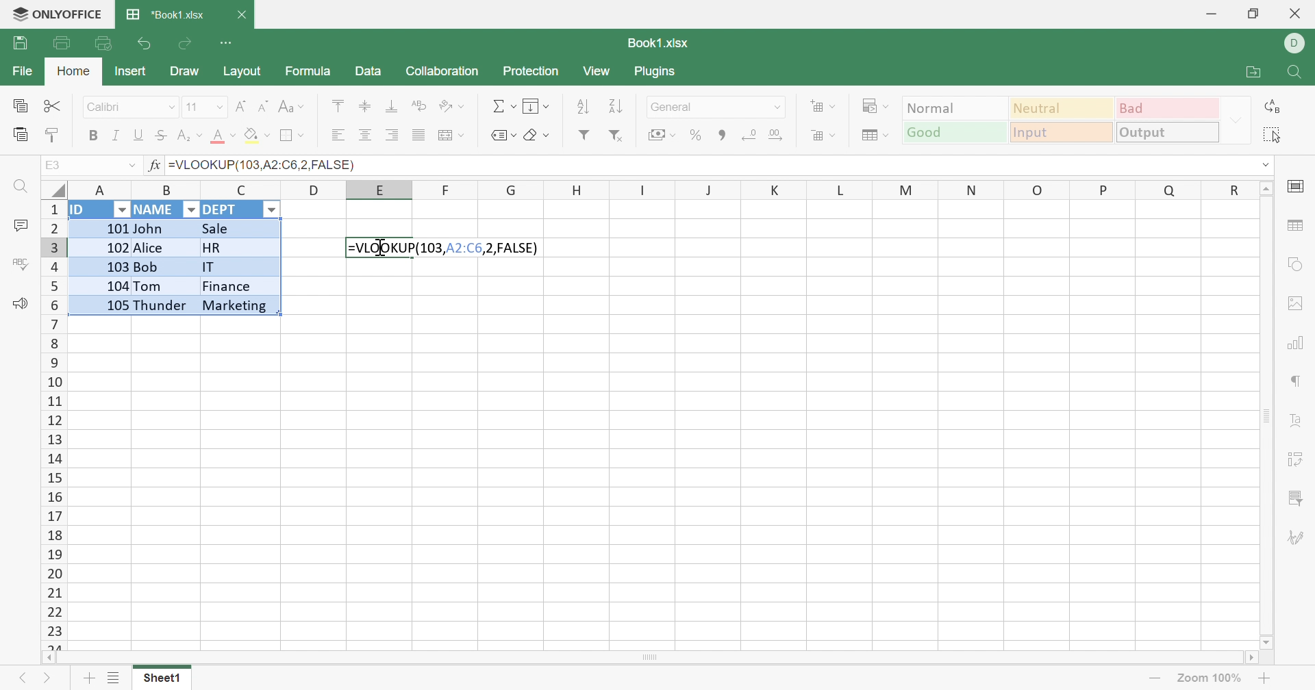 The width and height of the screenshot is (1315, 690). I want to click on Select all, so click(1276, 135).